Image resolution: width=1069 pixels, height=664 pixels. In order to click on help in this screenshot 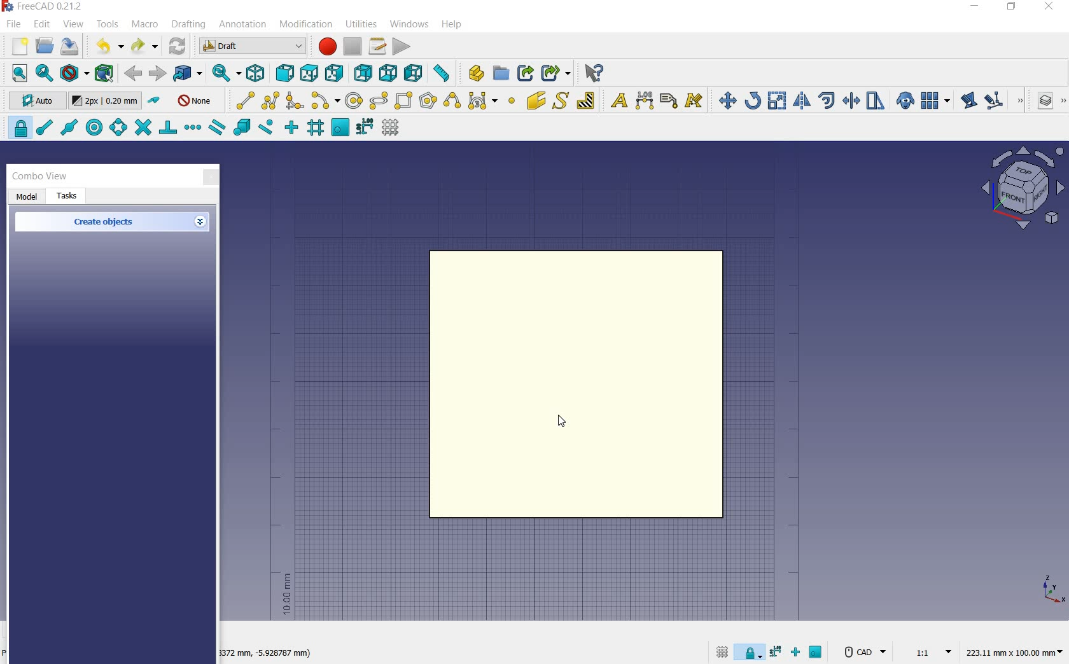, I will do `click(451, 24)`.